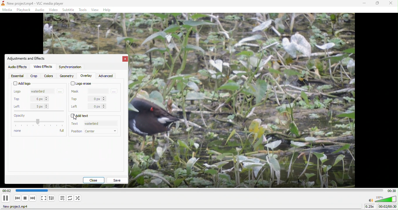 The image size is (398, 210). I want to click on top, so click(18, 99).